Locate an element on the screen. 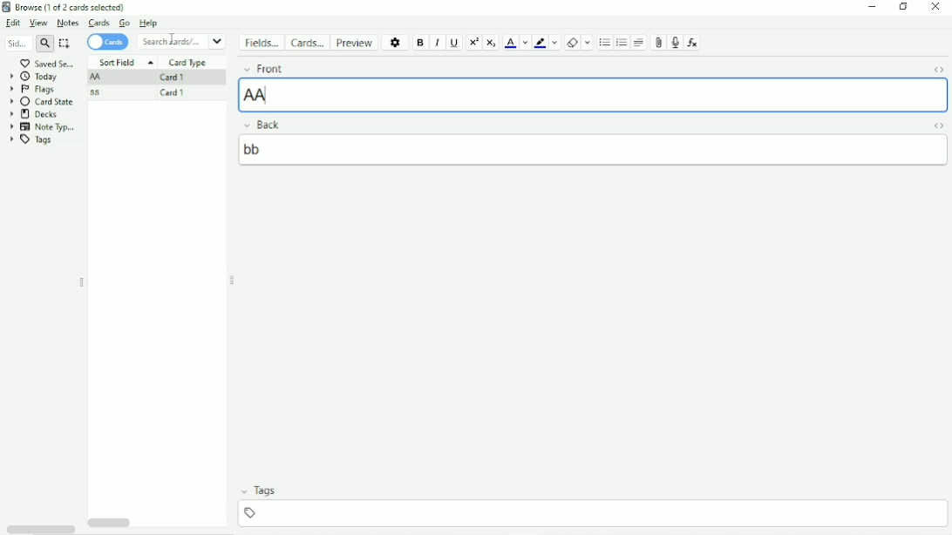 The width and height of the screenshot is (952, 535). Cards is located at coordinates (98, 23).